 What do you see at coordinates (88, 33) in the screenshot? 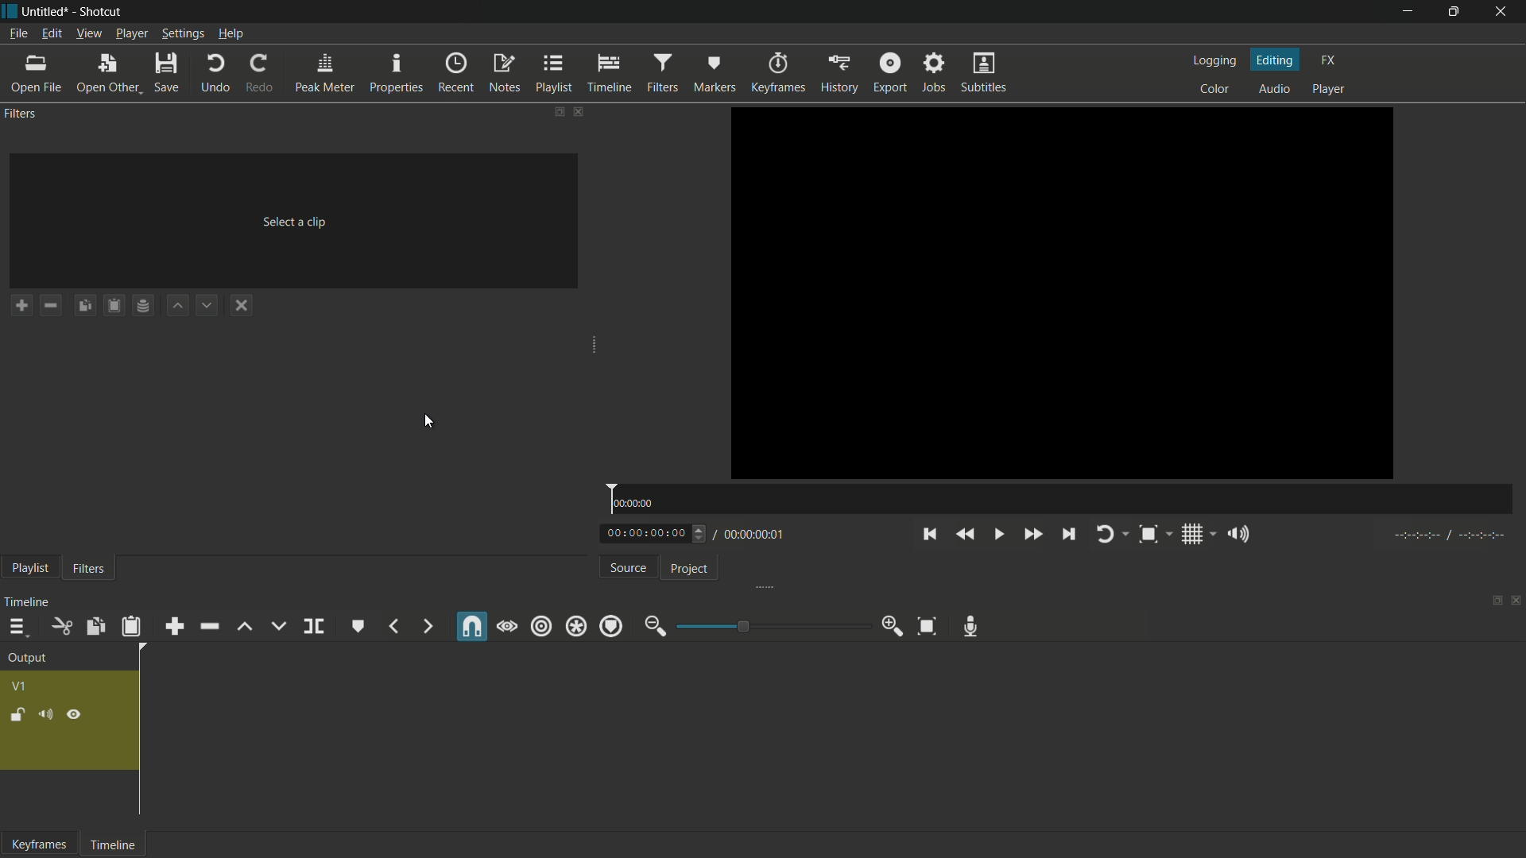
I see `view menu` at bounding box center [88, 33].